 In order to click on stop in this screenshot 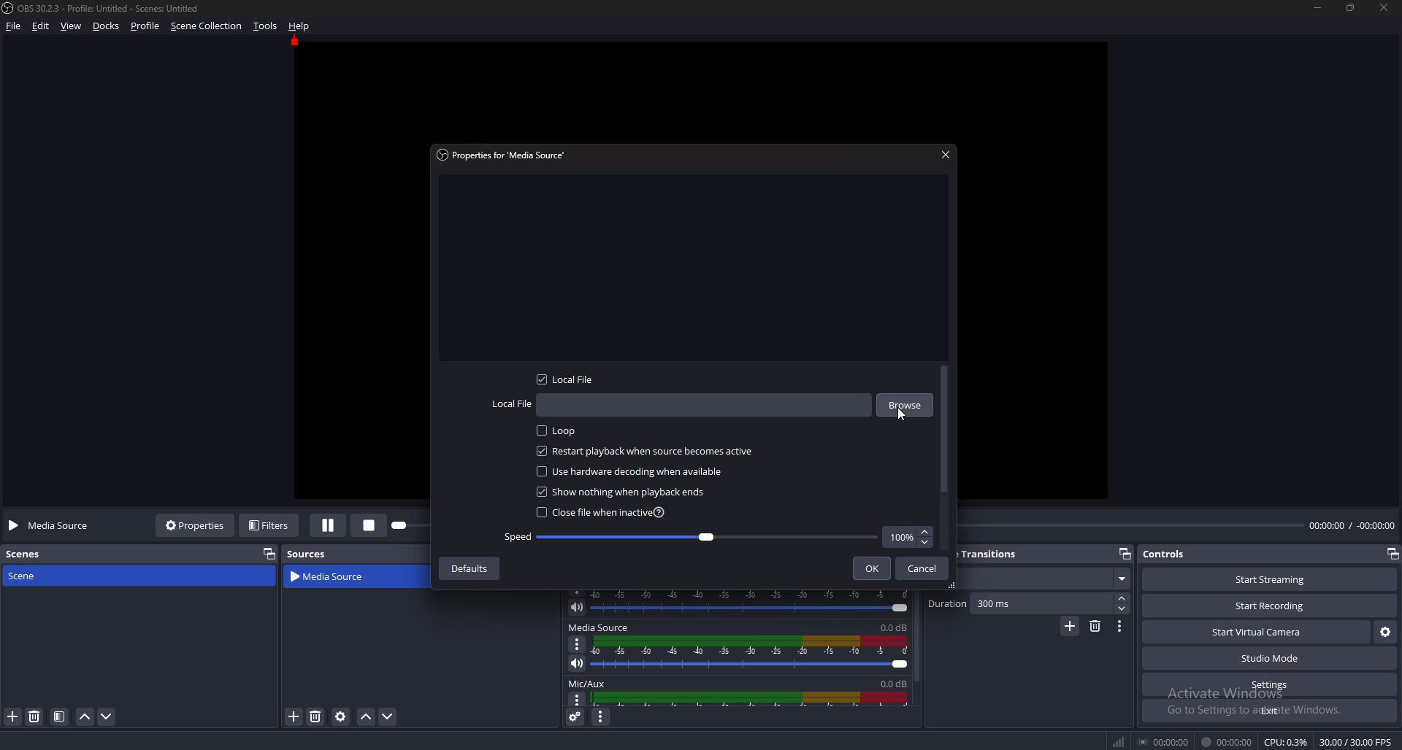, I will do `click(372, 524)`.